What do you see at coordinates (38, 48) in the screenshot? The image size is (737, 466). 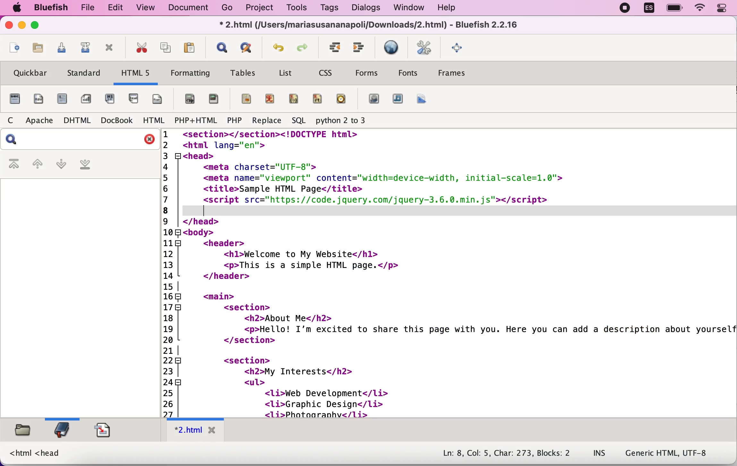 I see `open file` at bounding box center [38, 48].